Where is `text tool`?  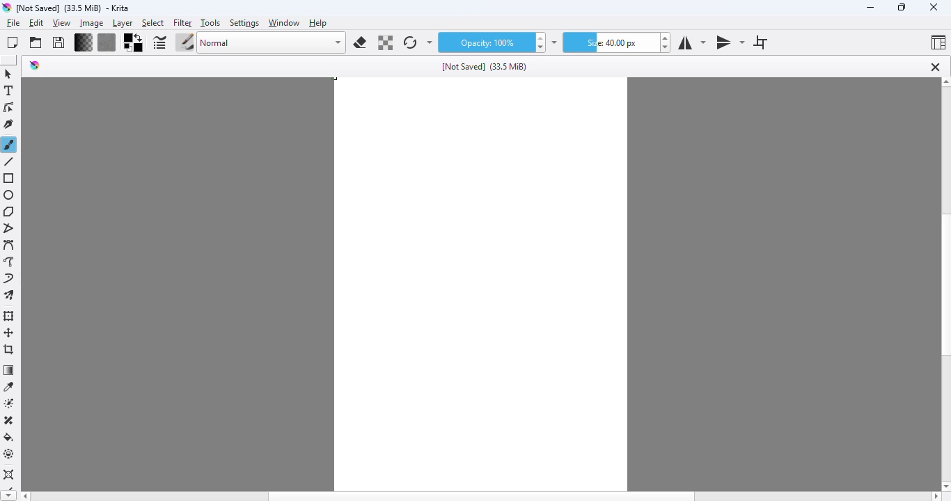 text tool is located at coordinates (9, 90).